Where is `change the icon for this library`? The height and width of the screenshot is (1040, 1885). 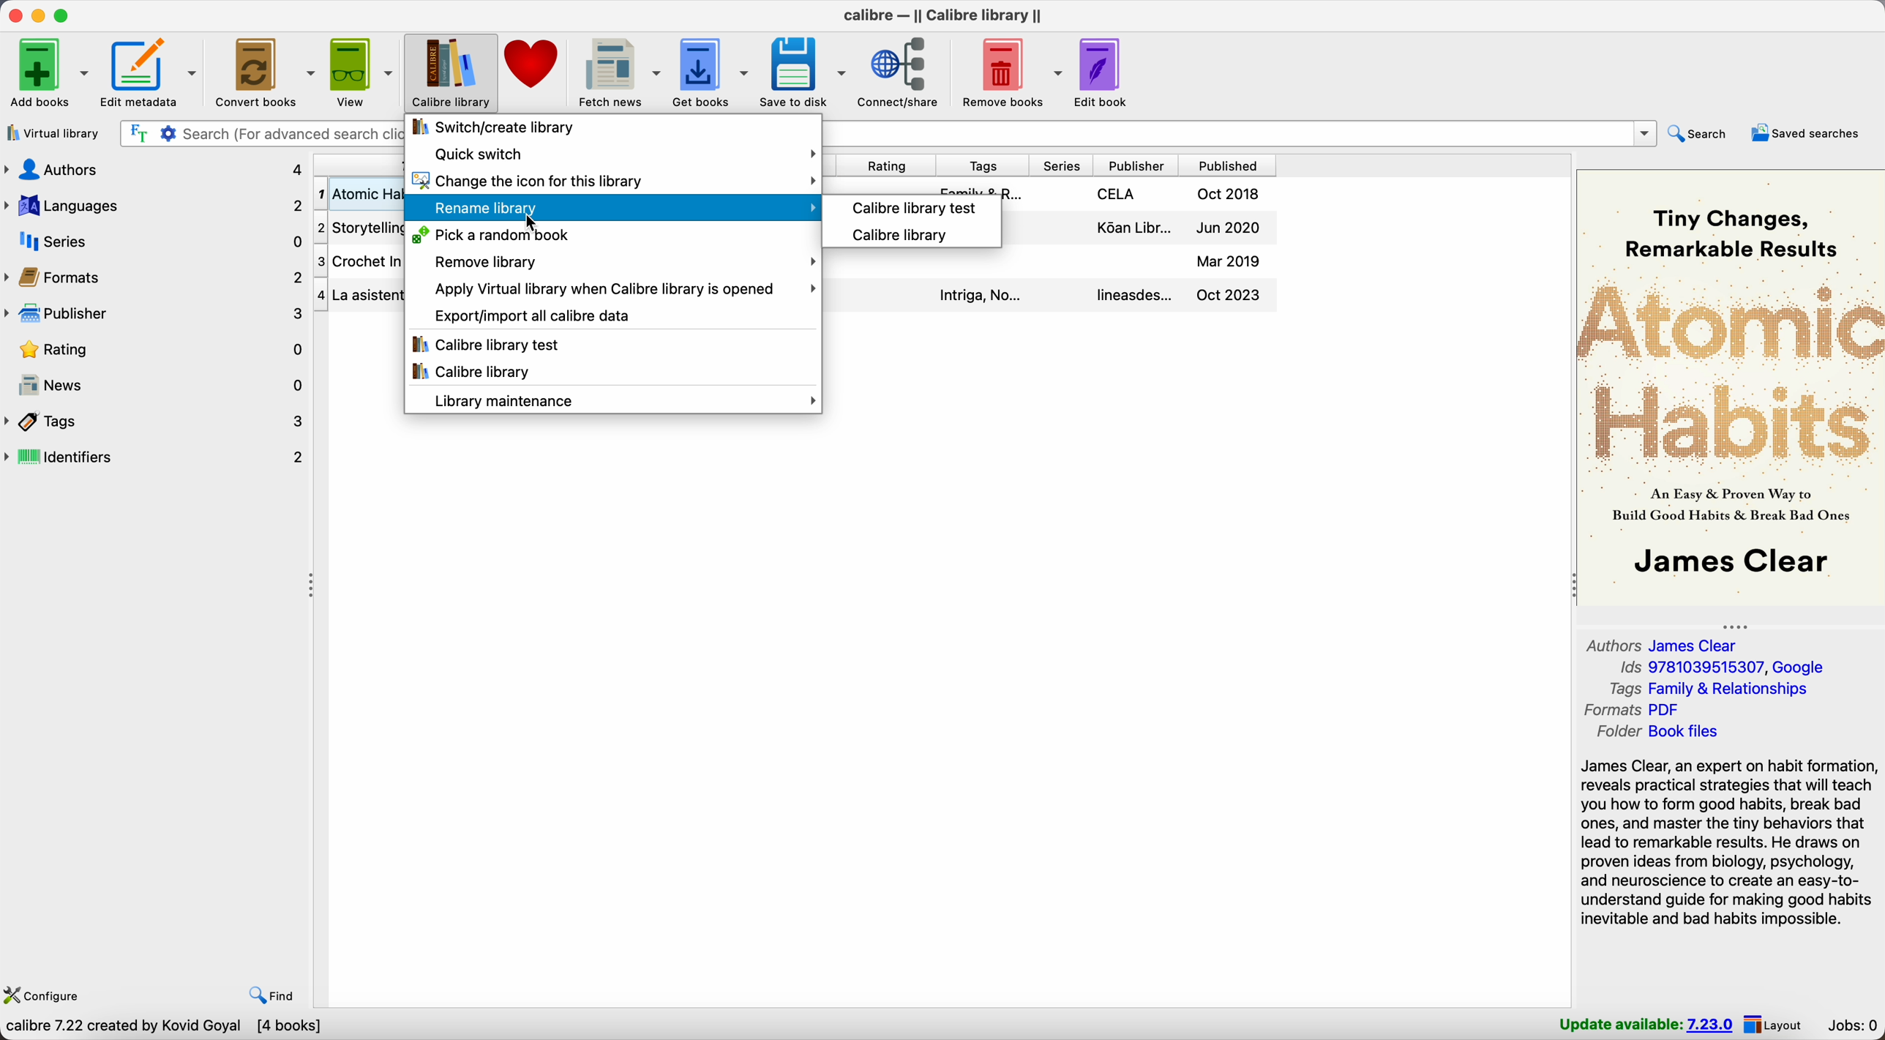
change the icon for this library is located at coordinates (611, 179).